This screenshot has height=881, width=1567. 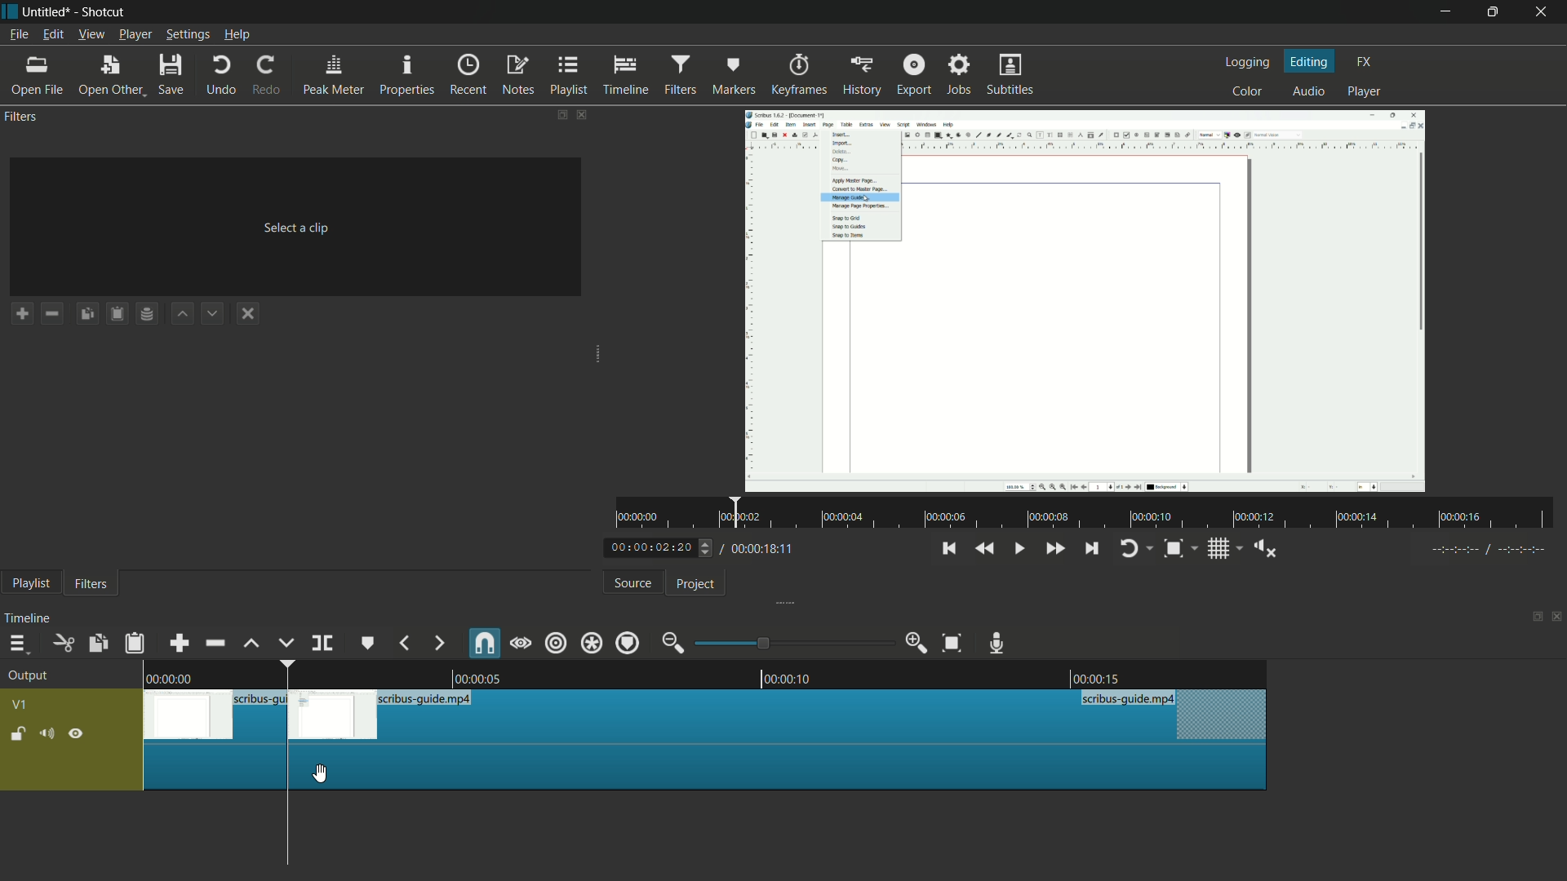 What do you see at coordinates (52, 313) in the screenshot?
I see `remove a filter` at bounding box center [52, 313].